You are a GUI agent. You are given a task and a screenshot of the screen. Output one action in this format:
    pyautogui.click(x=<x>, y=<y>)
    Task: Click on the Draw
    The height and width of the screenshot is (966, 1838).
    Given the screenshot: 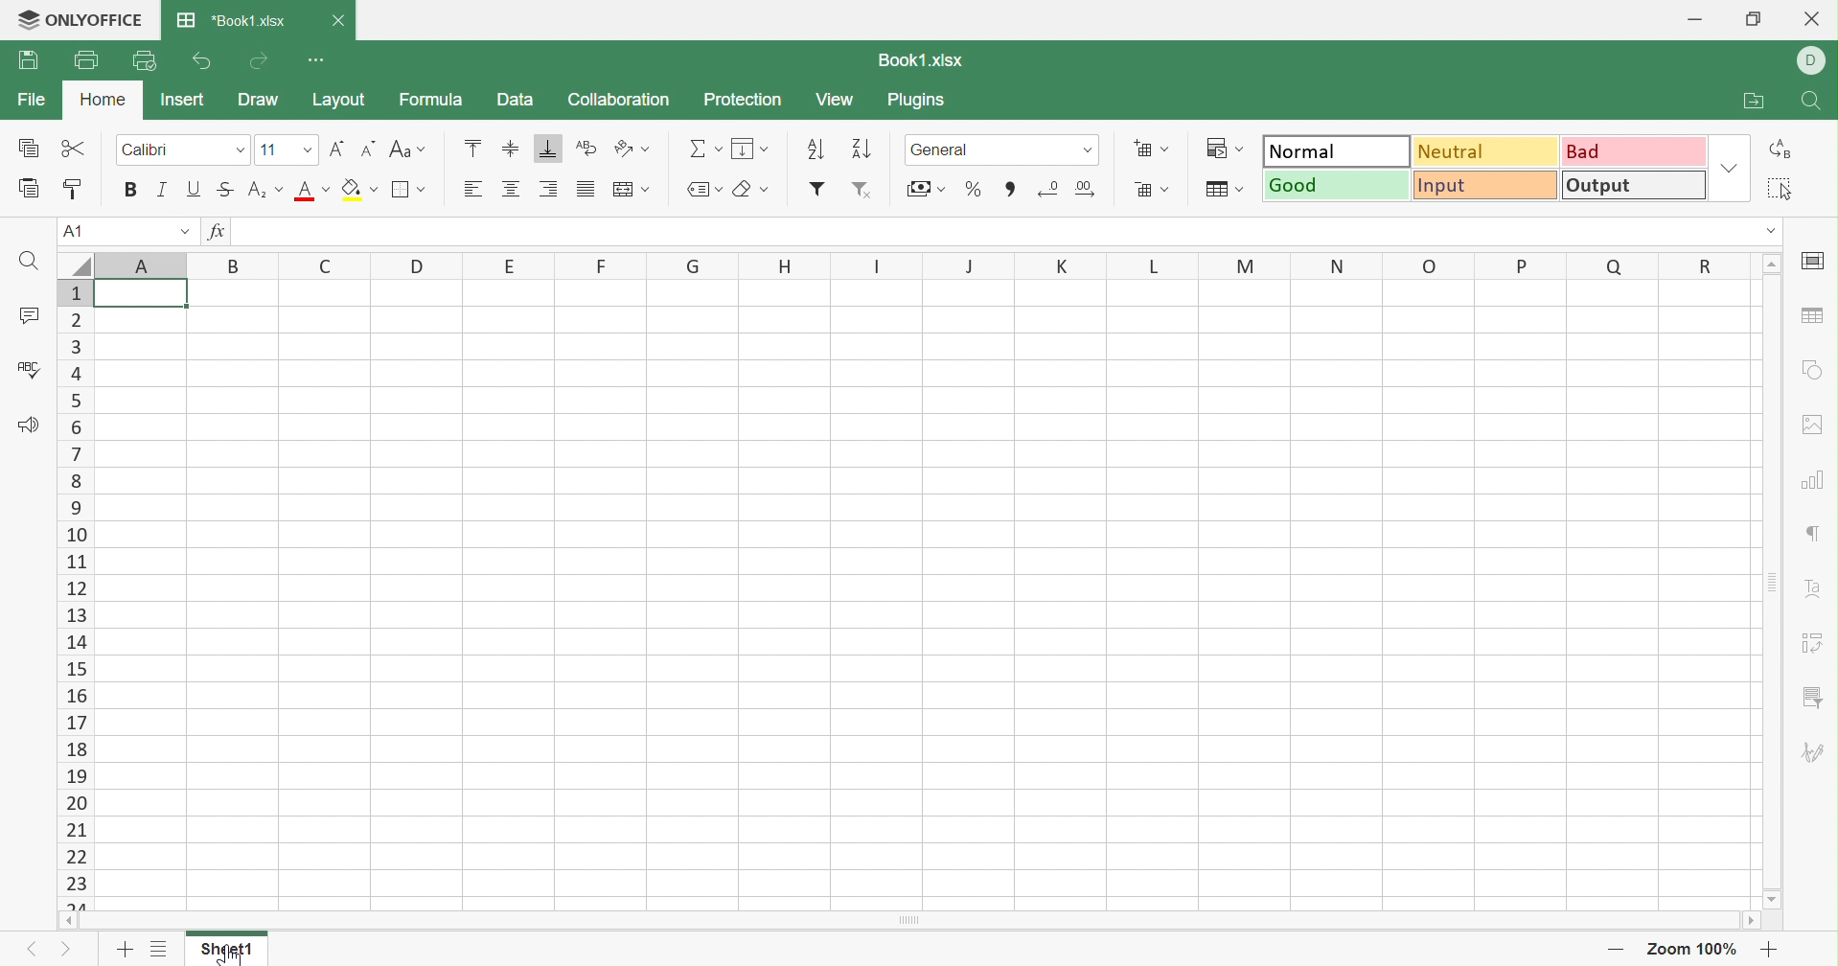 What is the action you would take?
    pyautogui.click(x=261, y=100)
    